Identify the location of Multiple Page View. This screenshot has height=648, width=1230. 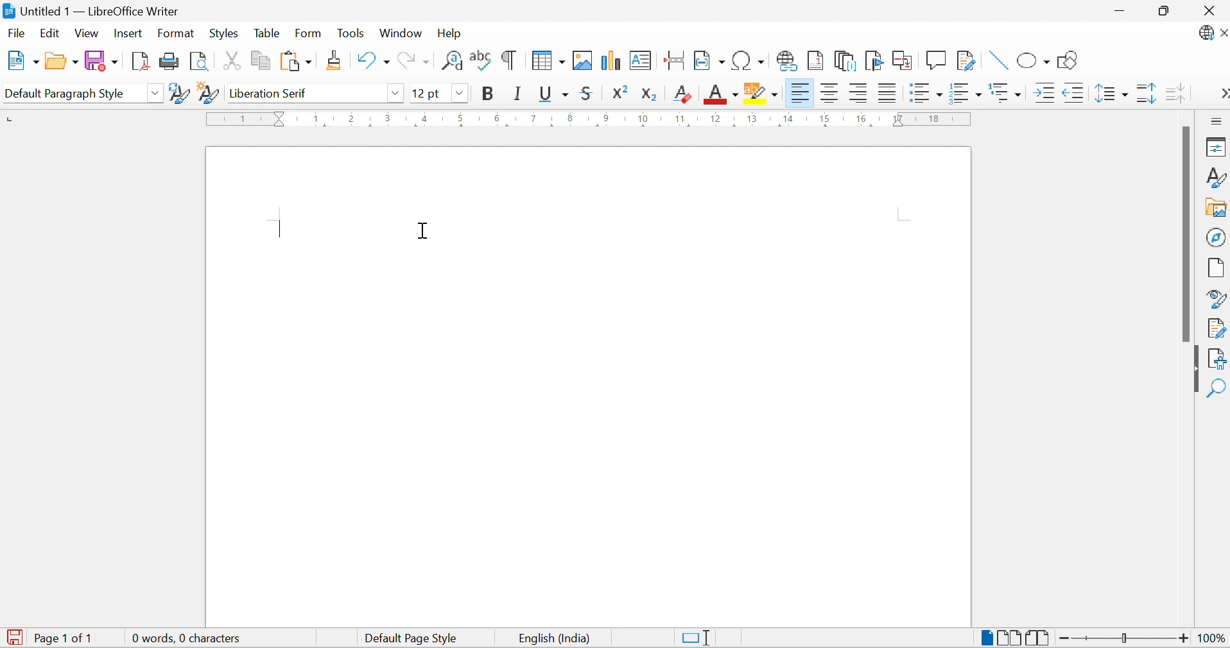
(1009, 636).